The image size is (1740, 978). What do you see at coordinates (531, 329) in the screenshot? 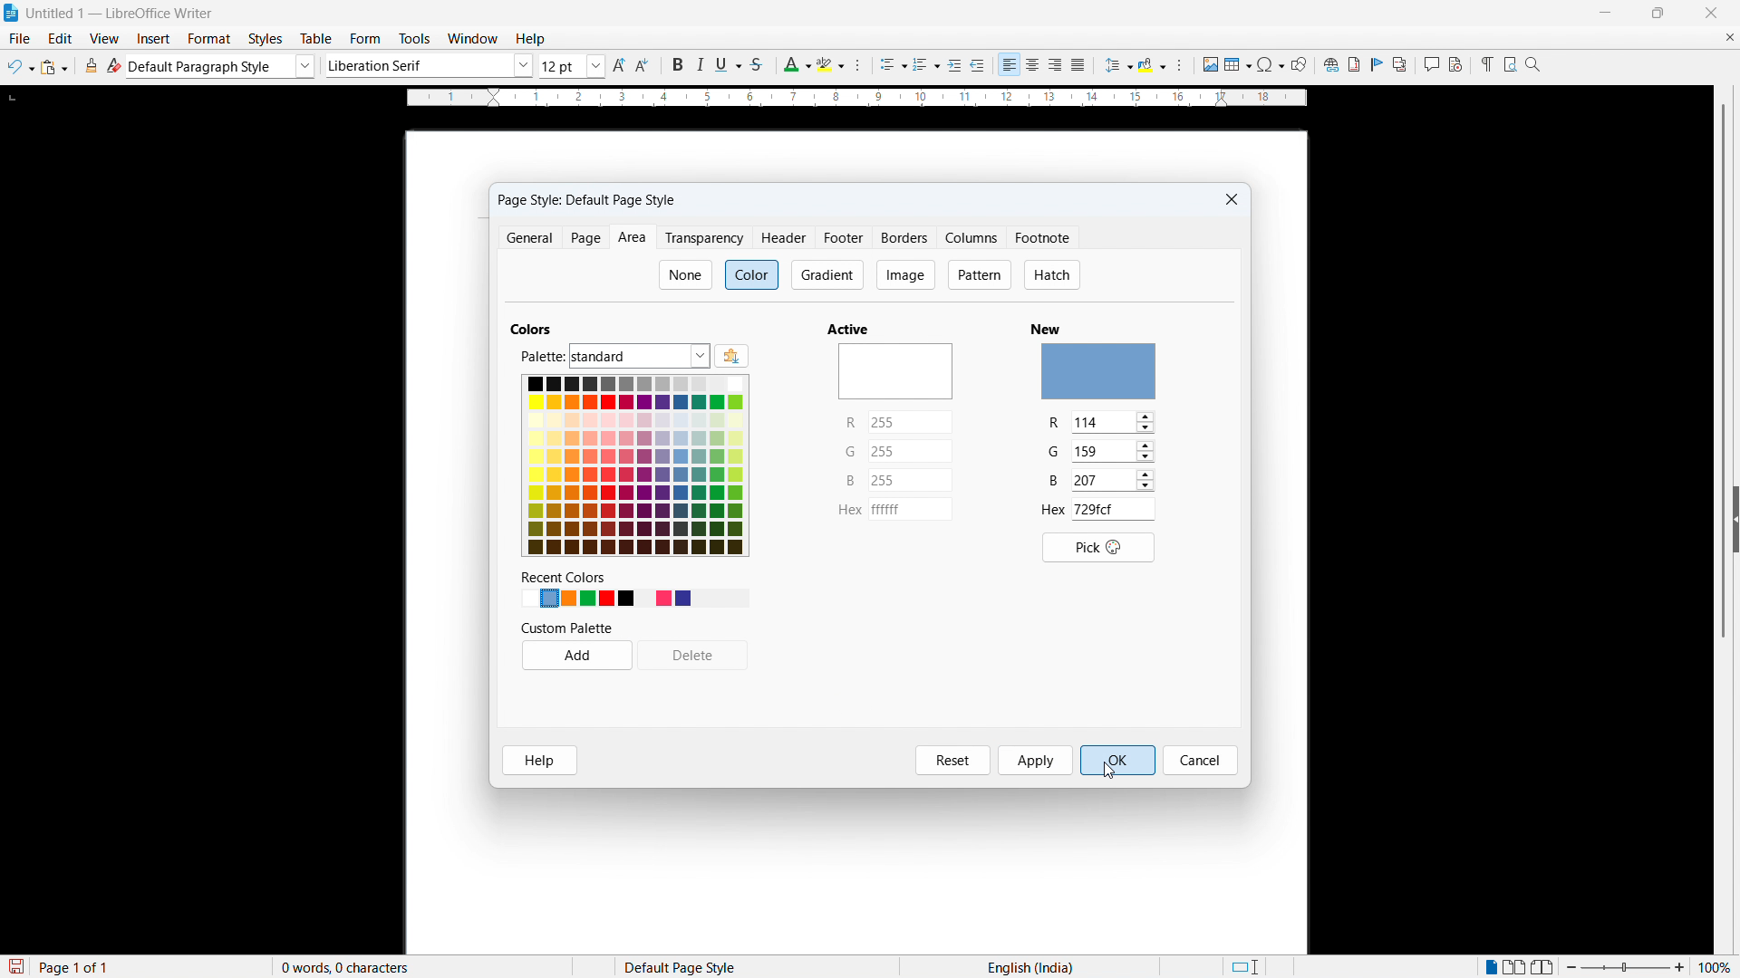
I see `Colour ` at bounding box center [531, 329].